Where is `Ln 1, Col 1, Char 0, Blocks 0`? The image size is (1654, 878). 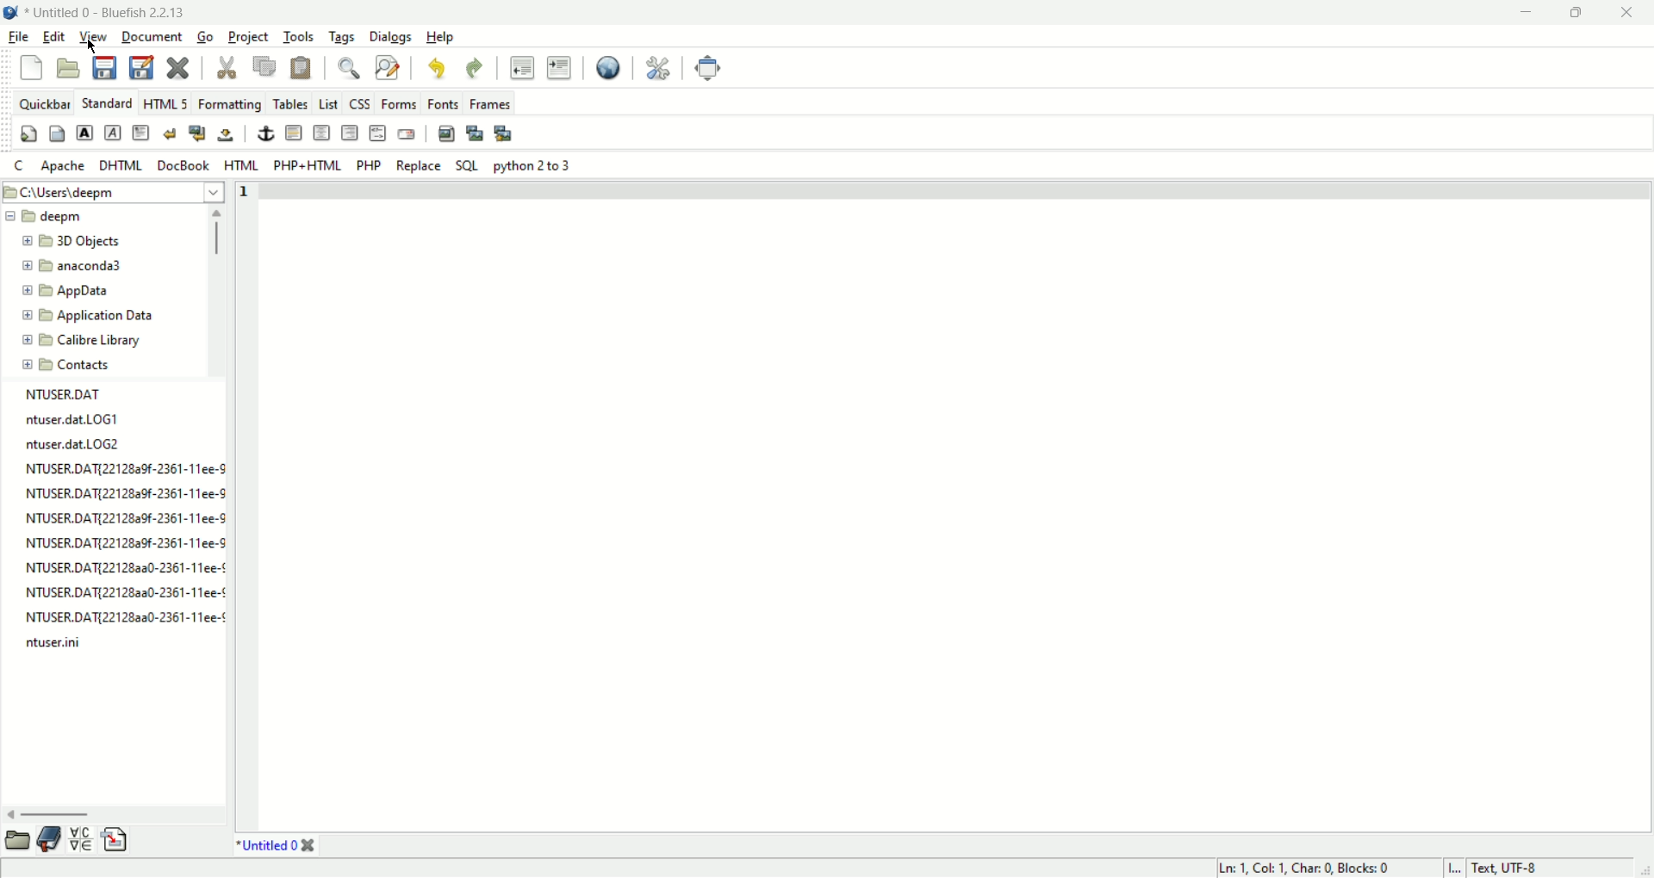
Ln 1, Col 1, Char 0, Blocks 0 is located at coordinates (1310, 869).